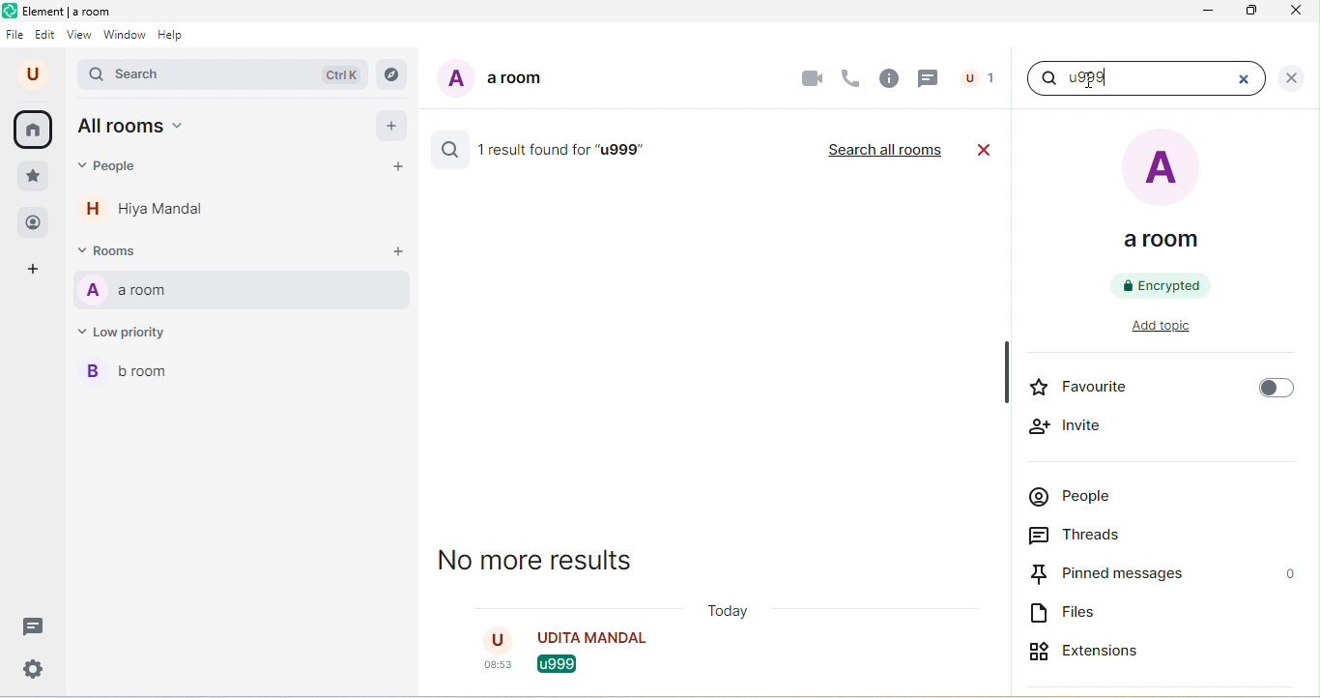 The height and width of the screenshot is (698, 1320). Describe the element at coordinates (930, 78) in the screenshot. I see `threads` at that location.